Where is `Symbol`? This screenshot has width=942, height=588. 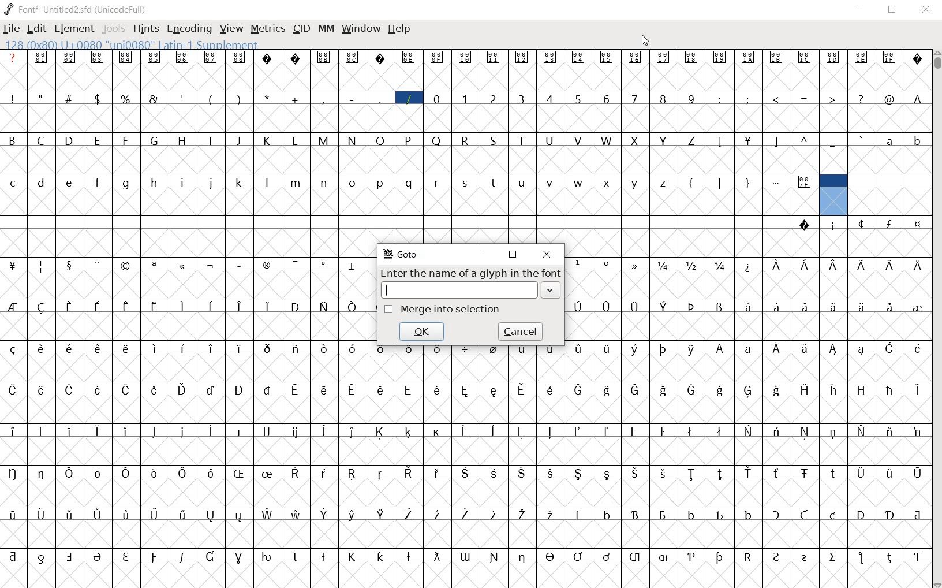 Symbol is located at coordinates (636, 389).